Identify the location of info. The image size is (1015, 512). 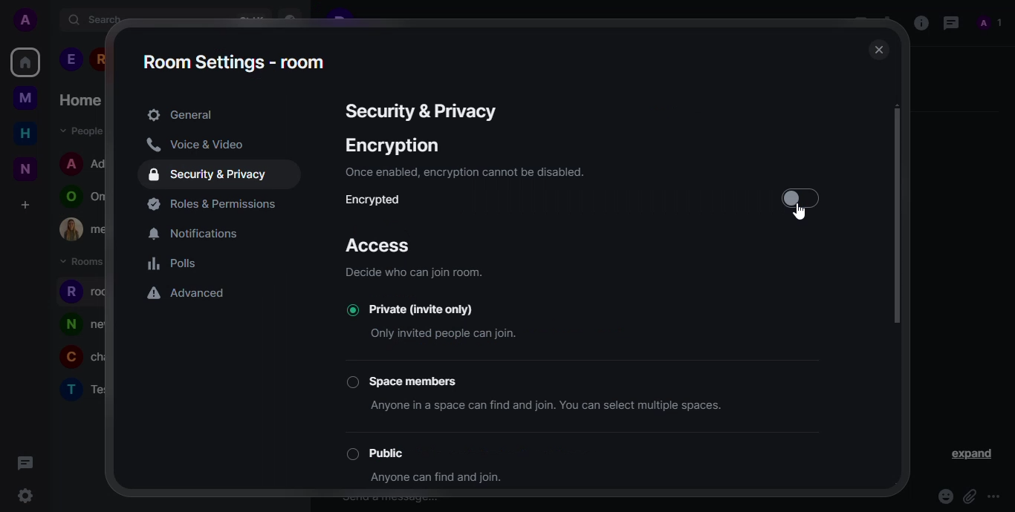
(920, 22).